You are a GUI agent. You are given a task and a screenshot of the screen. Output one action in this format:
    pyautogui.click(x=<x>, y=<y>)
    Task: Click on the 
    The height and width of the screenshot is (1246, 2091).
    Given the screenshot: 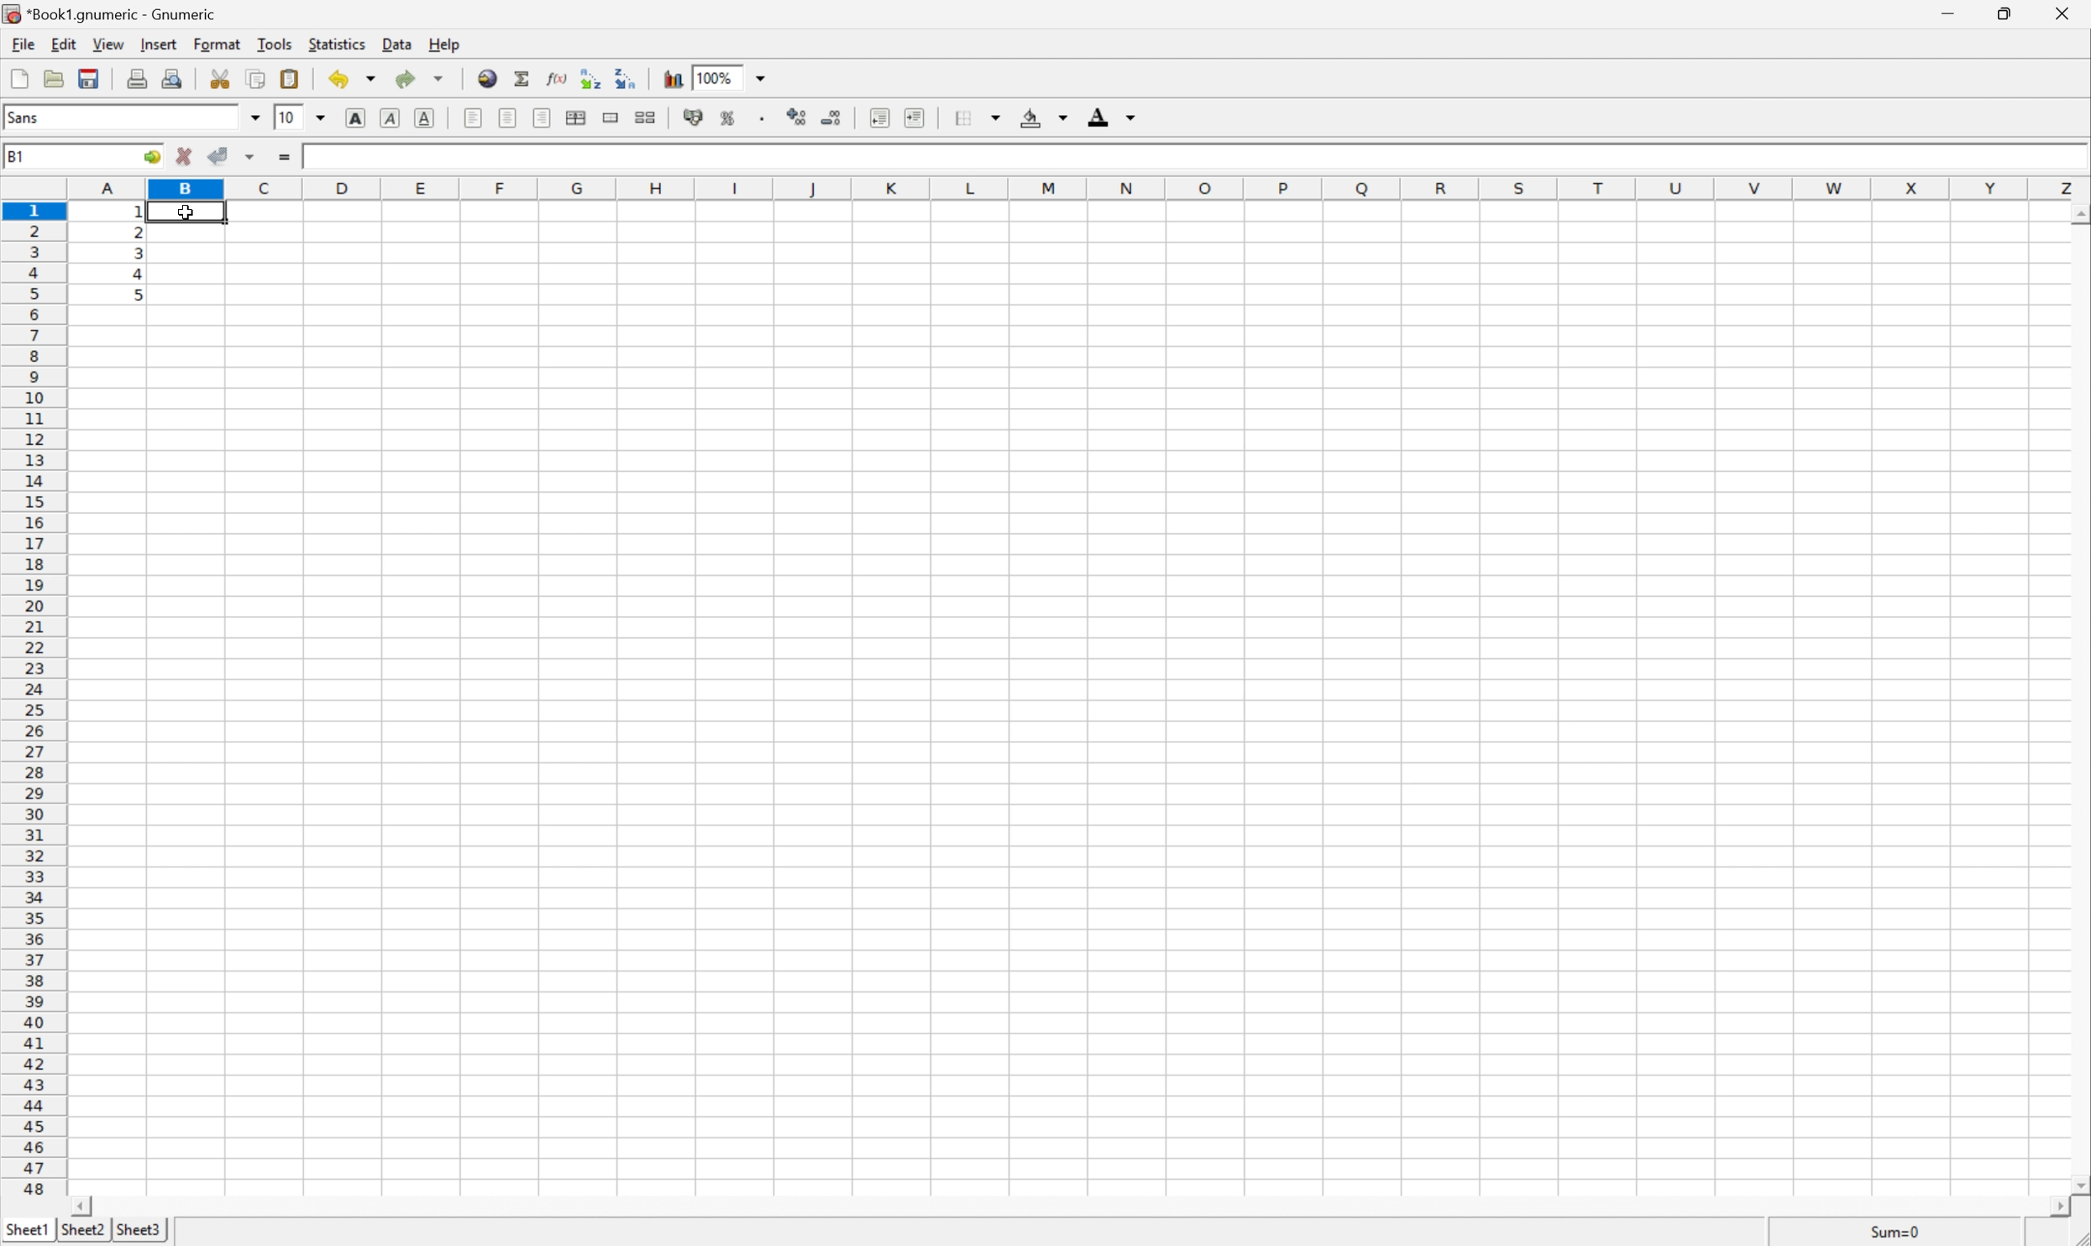 What is the action you would take?
    pyautogui.click(x=251, y=157)
    